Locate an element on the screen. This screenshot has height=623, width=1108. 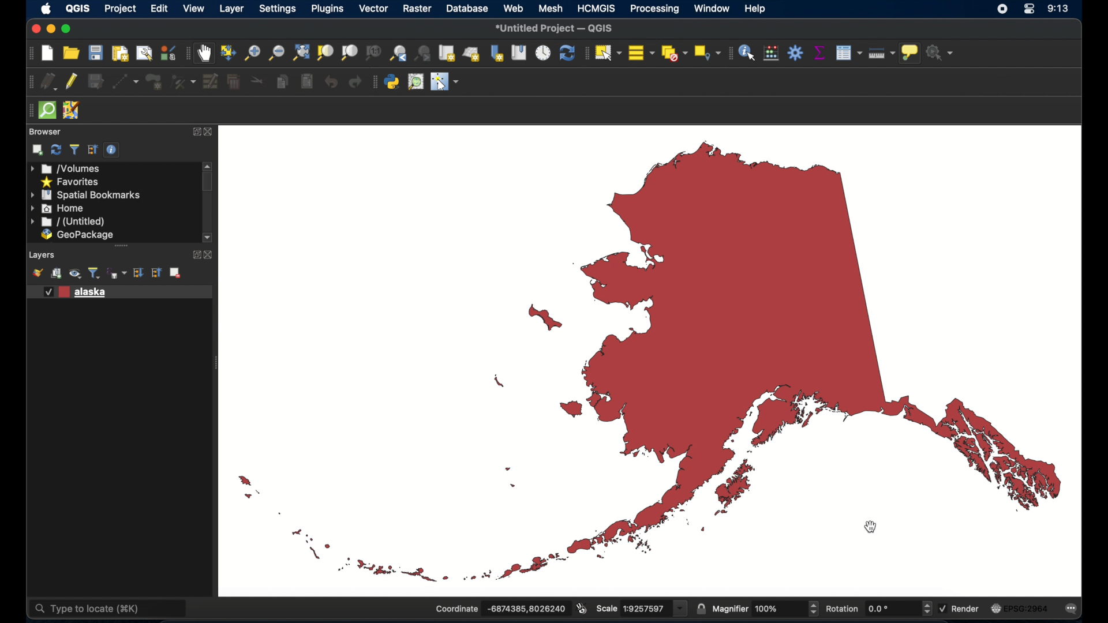
select all features is located at coordinates (642, 52).